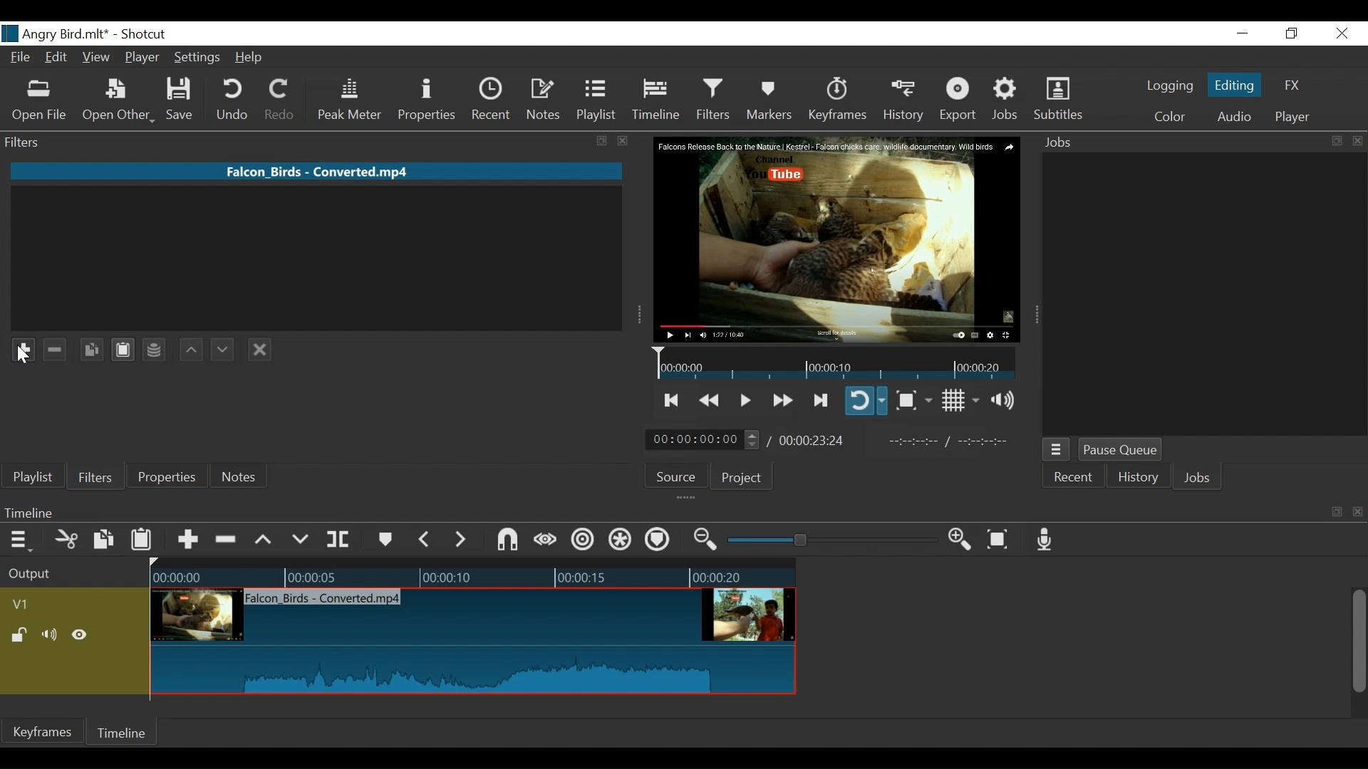 The width and height of the screenshot is (1368, 769). Describe the element at coordinates (96, 58) in the screenshot. I see `View` at that location.